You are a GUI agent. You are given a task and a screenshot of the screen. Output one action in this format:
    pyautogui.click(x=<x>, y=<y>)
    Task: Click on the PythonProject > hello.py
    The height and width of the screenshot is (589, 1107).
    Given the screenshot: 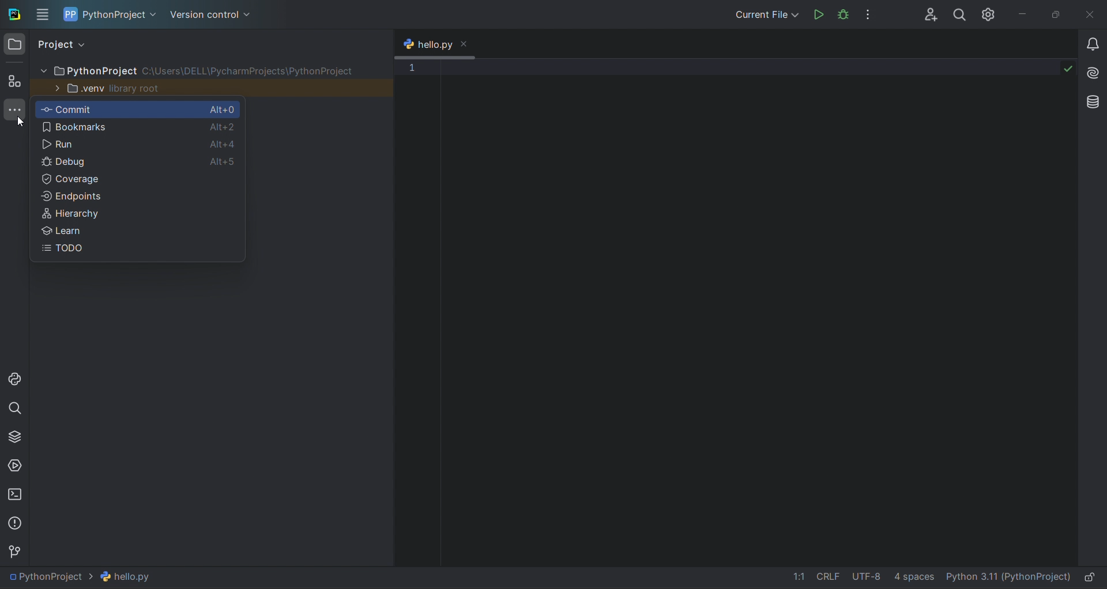 What is the action you would take?
    pyautogui.click(x=83, y=577)
    